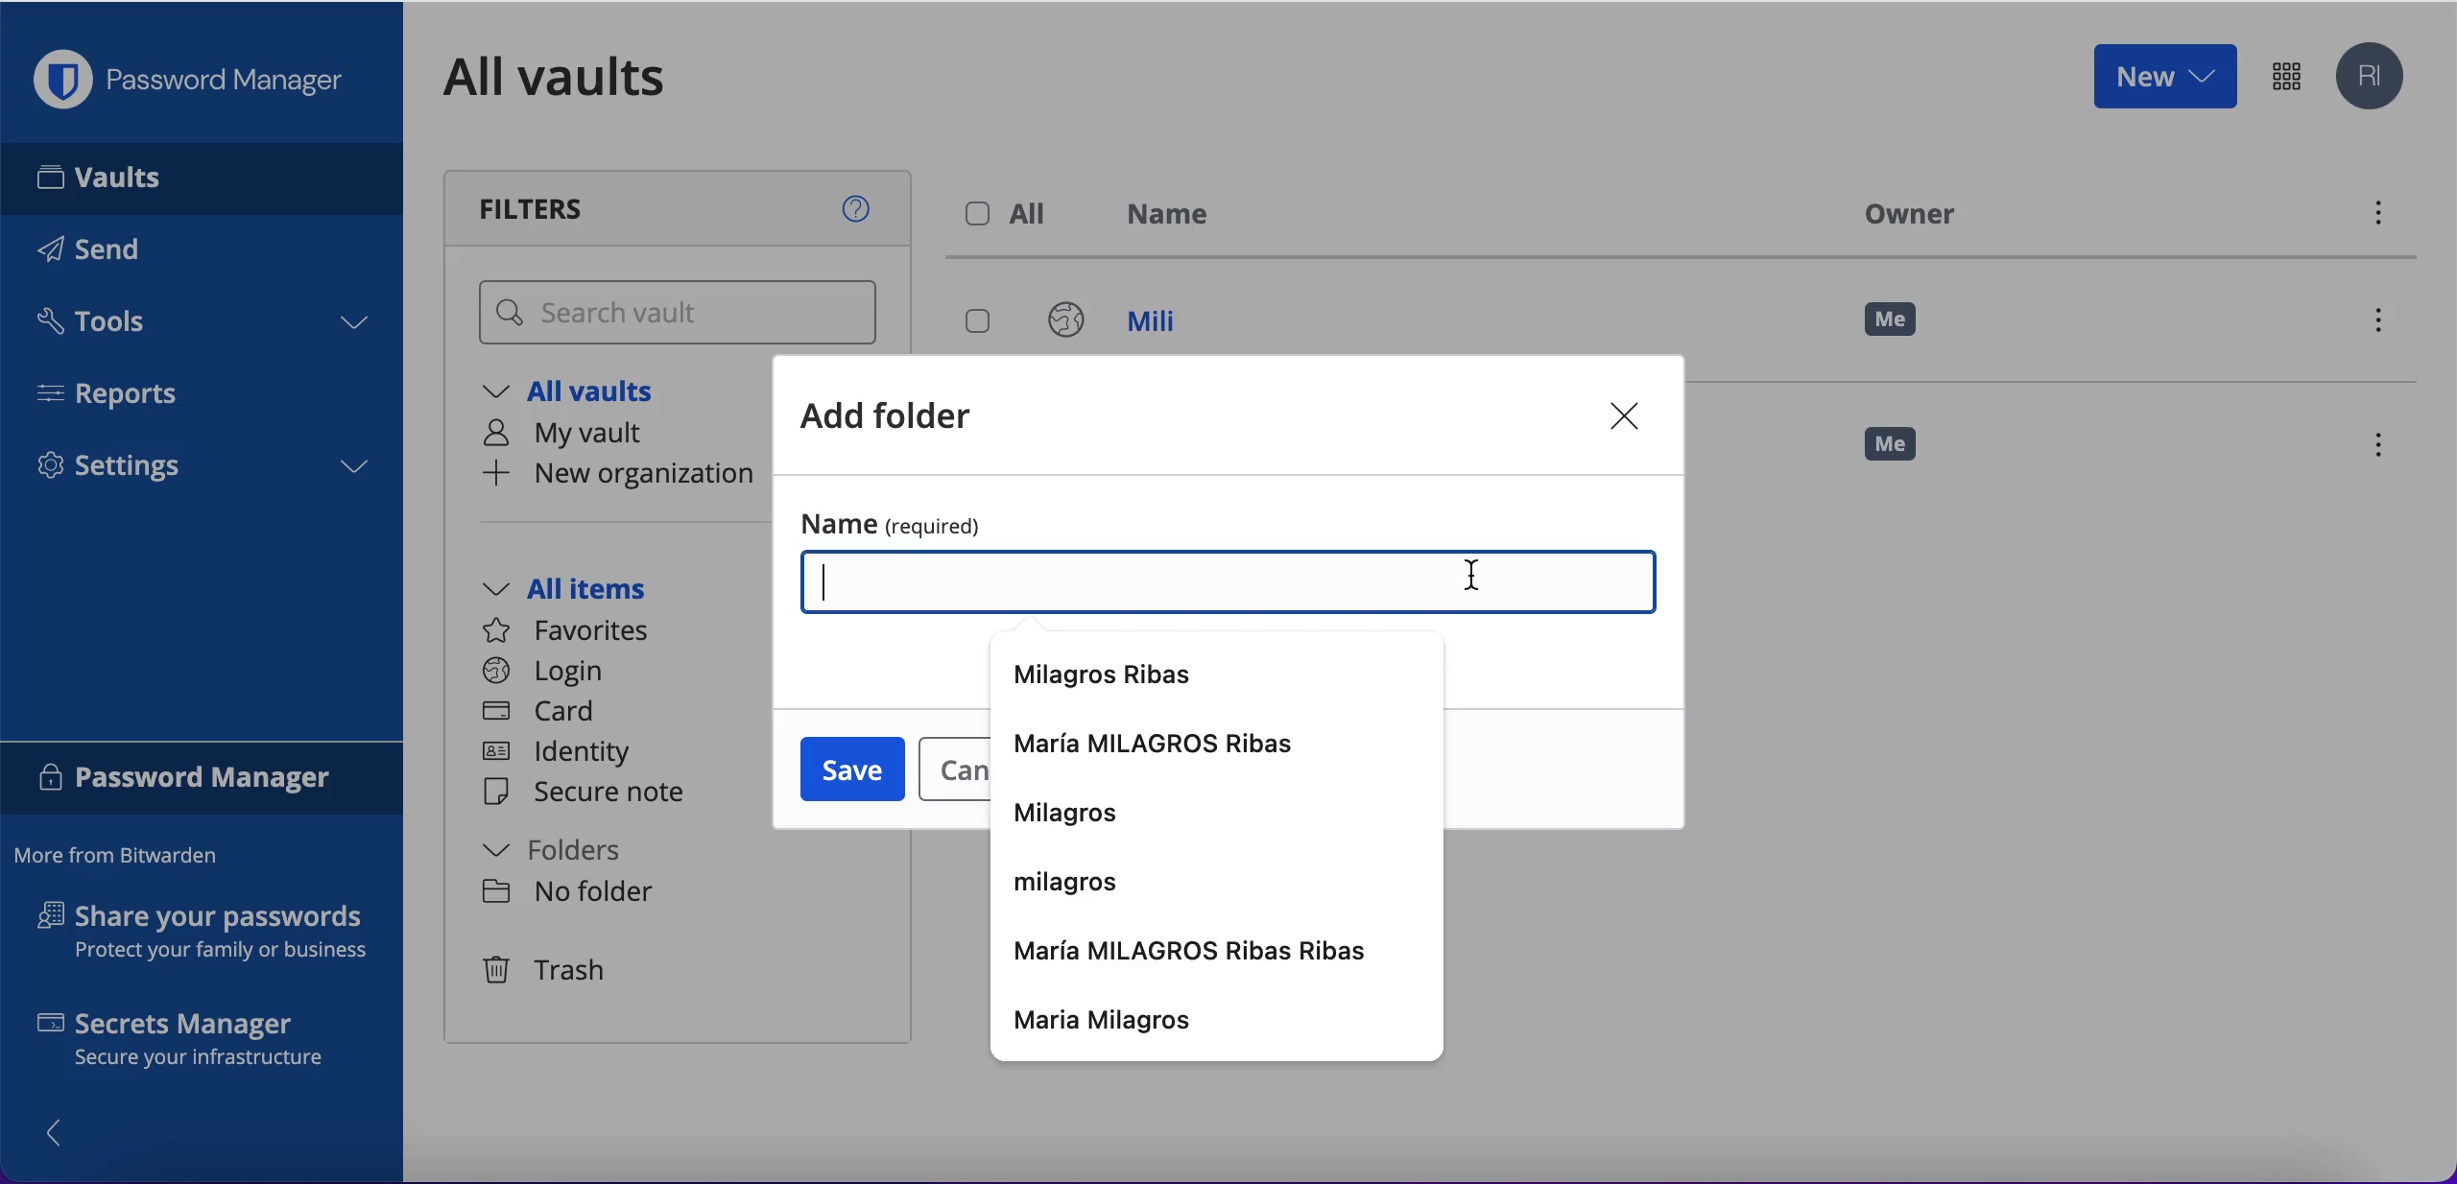 The width and height of the screenshot is (2457, 1184). What do you see at coordinates (584, 437) in the screenshot?
I see `my vault` at bounding box center [584, 437].